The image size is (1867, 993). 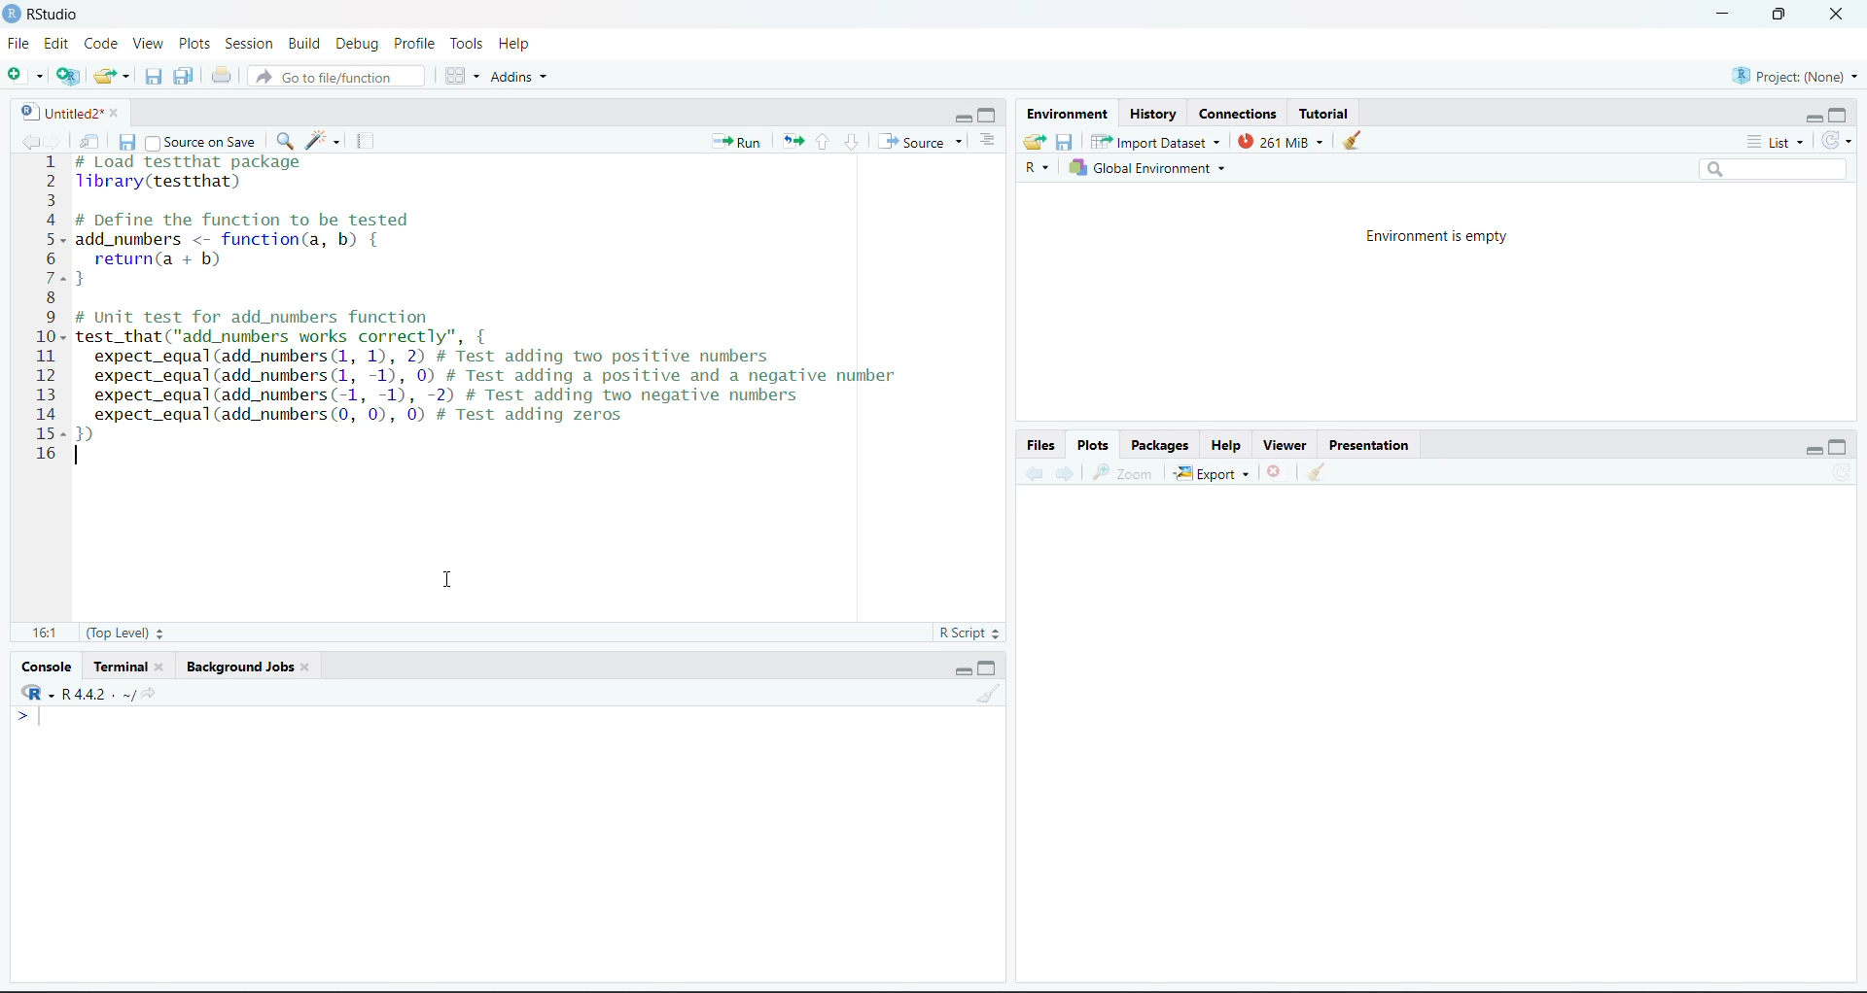 I want to click on (Top Level), so click(x=111, y=633).